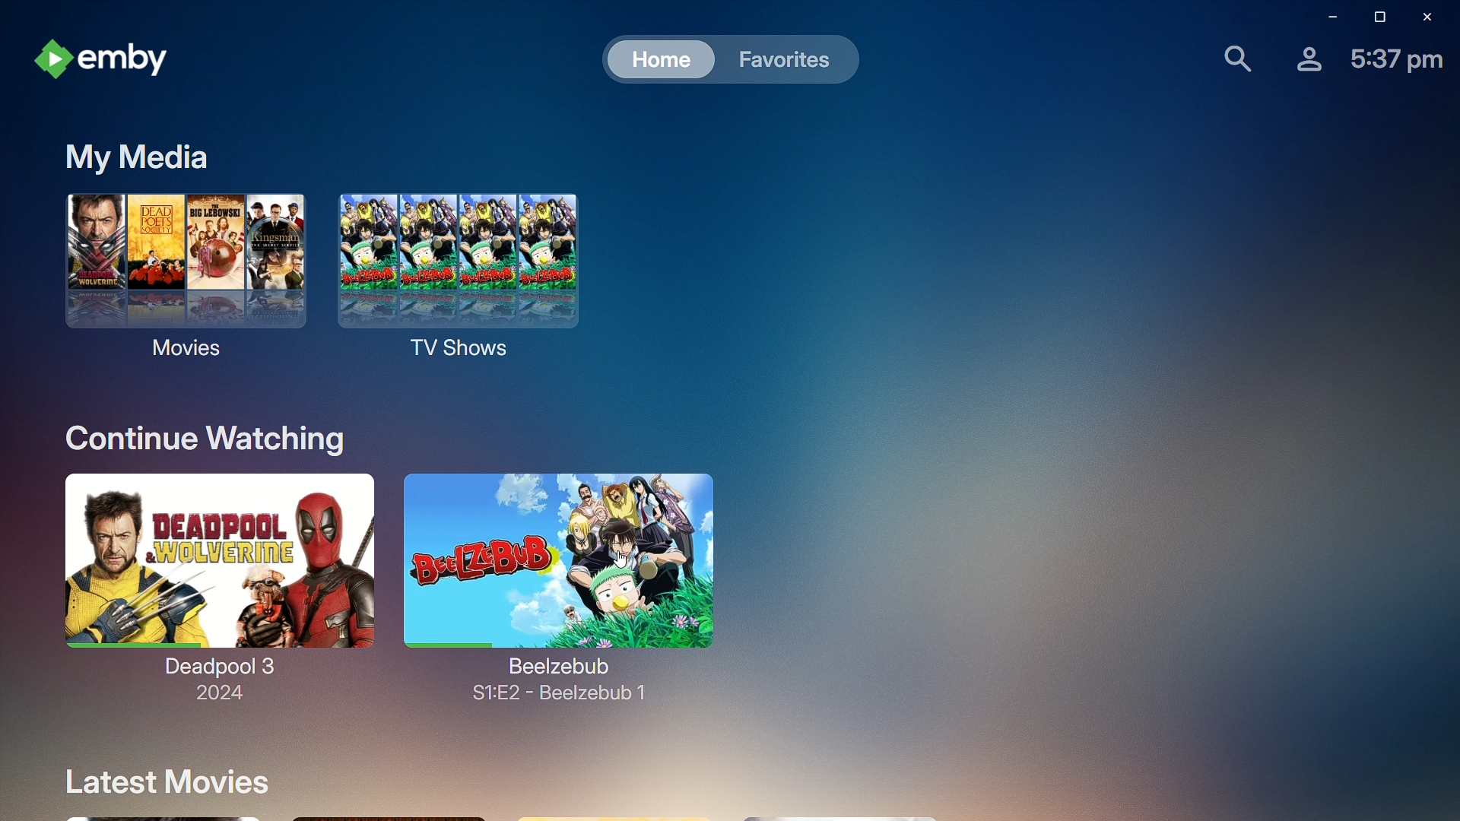  Describe the element at coordinates (220, 696) in the screenshot. I see `2024` at that location.